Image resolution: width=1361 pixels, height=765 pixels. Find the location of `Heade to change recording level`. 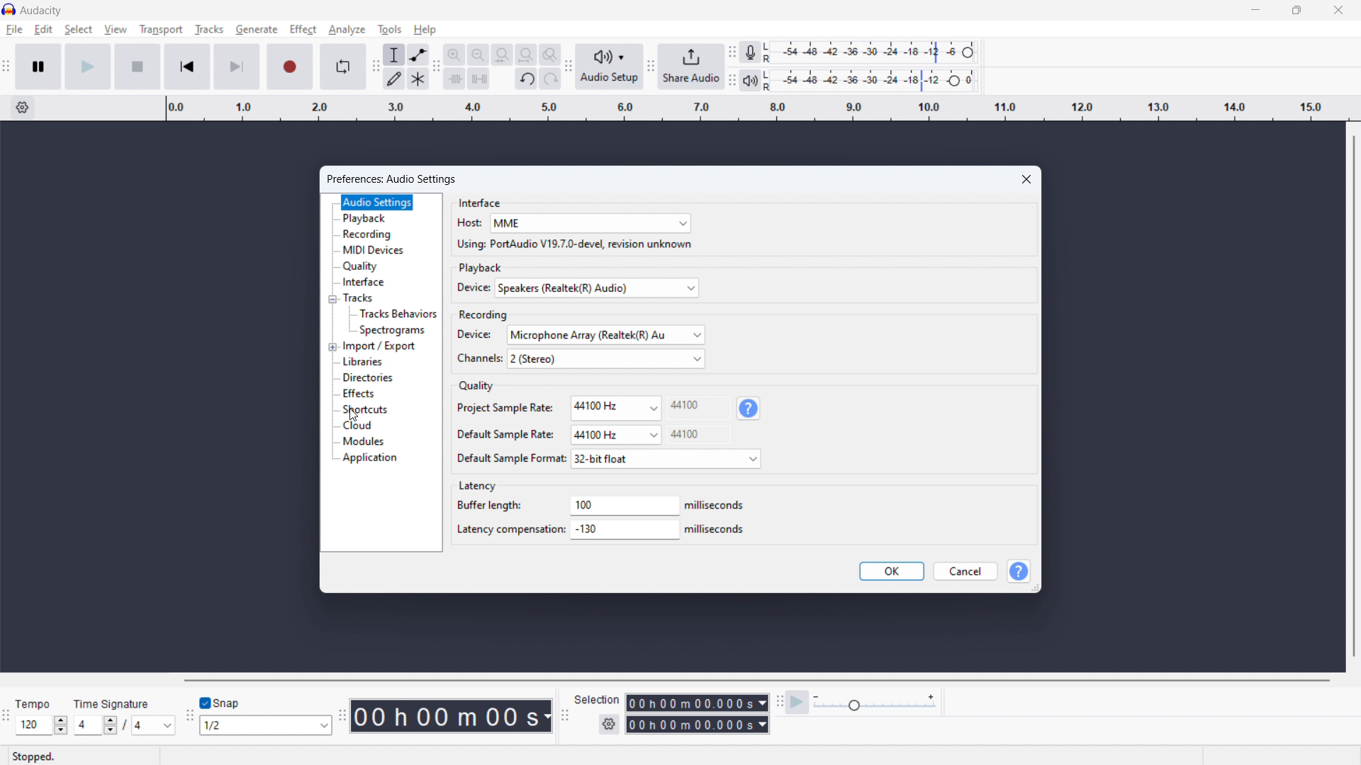

Heade to change recording level is located at coordinates (968, 52).